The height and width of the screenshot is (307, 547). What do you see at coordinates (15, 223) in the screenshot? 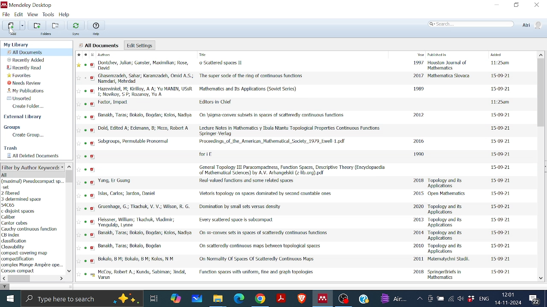
I see `author` at bounding box center [15, 223].